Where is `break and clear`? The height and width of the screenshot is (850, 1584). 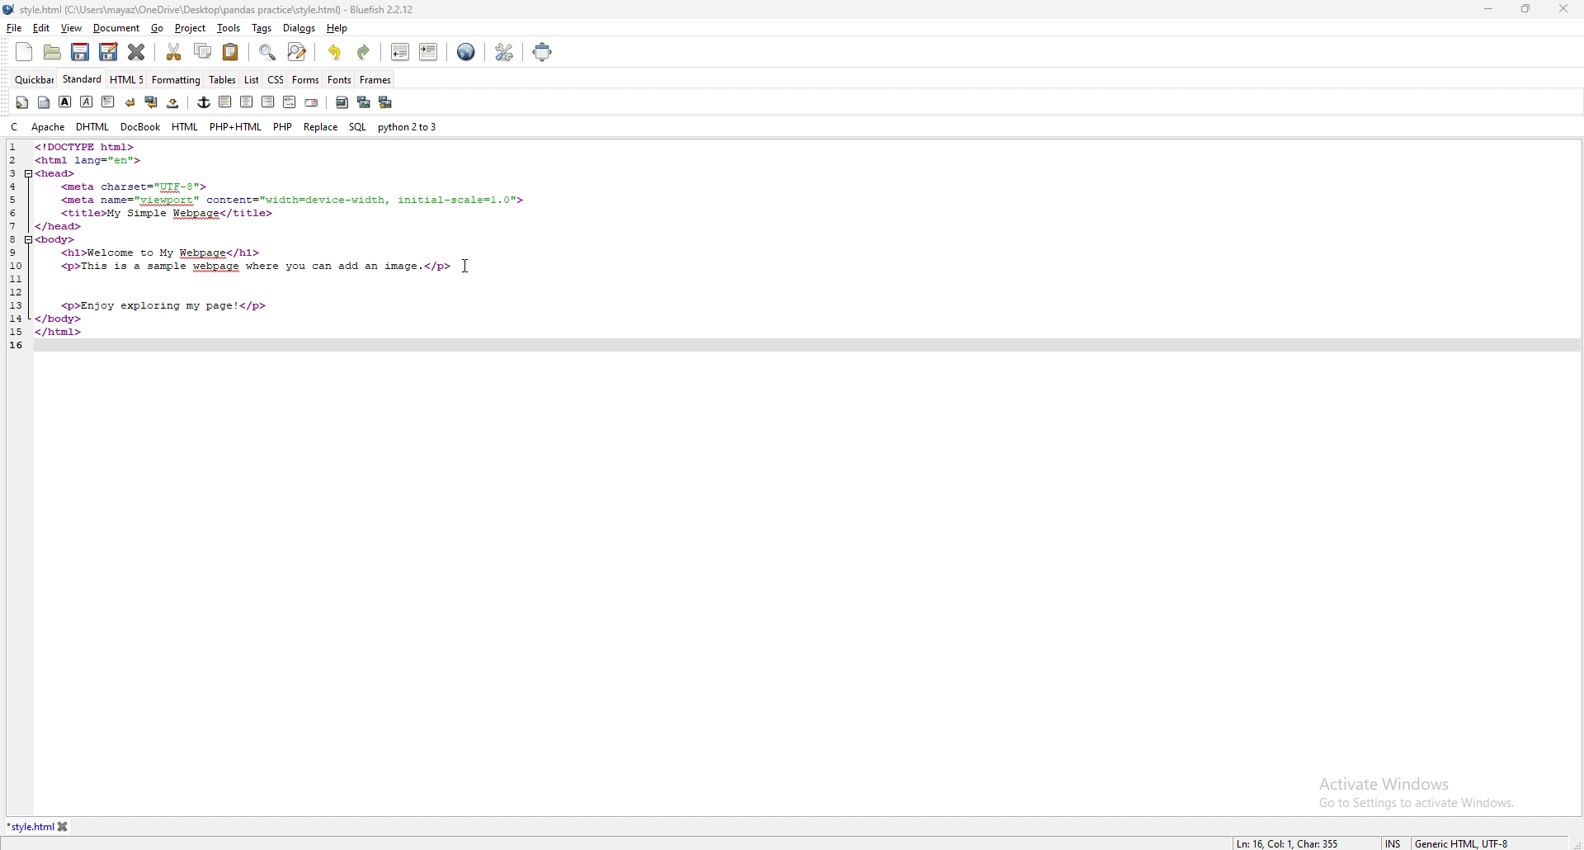 break and clear is located at coordinates (152, 102).